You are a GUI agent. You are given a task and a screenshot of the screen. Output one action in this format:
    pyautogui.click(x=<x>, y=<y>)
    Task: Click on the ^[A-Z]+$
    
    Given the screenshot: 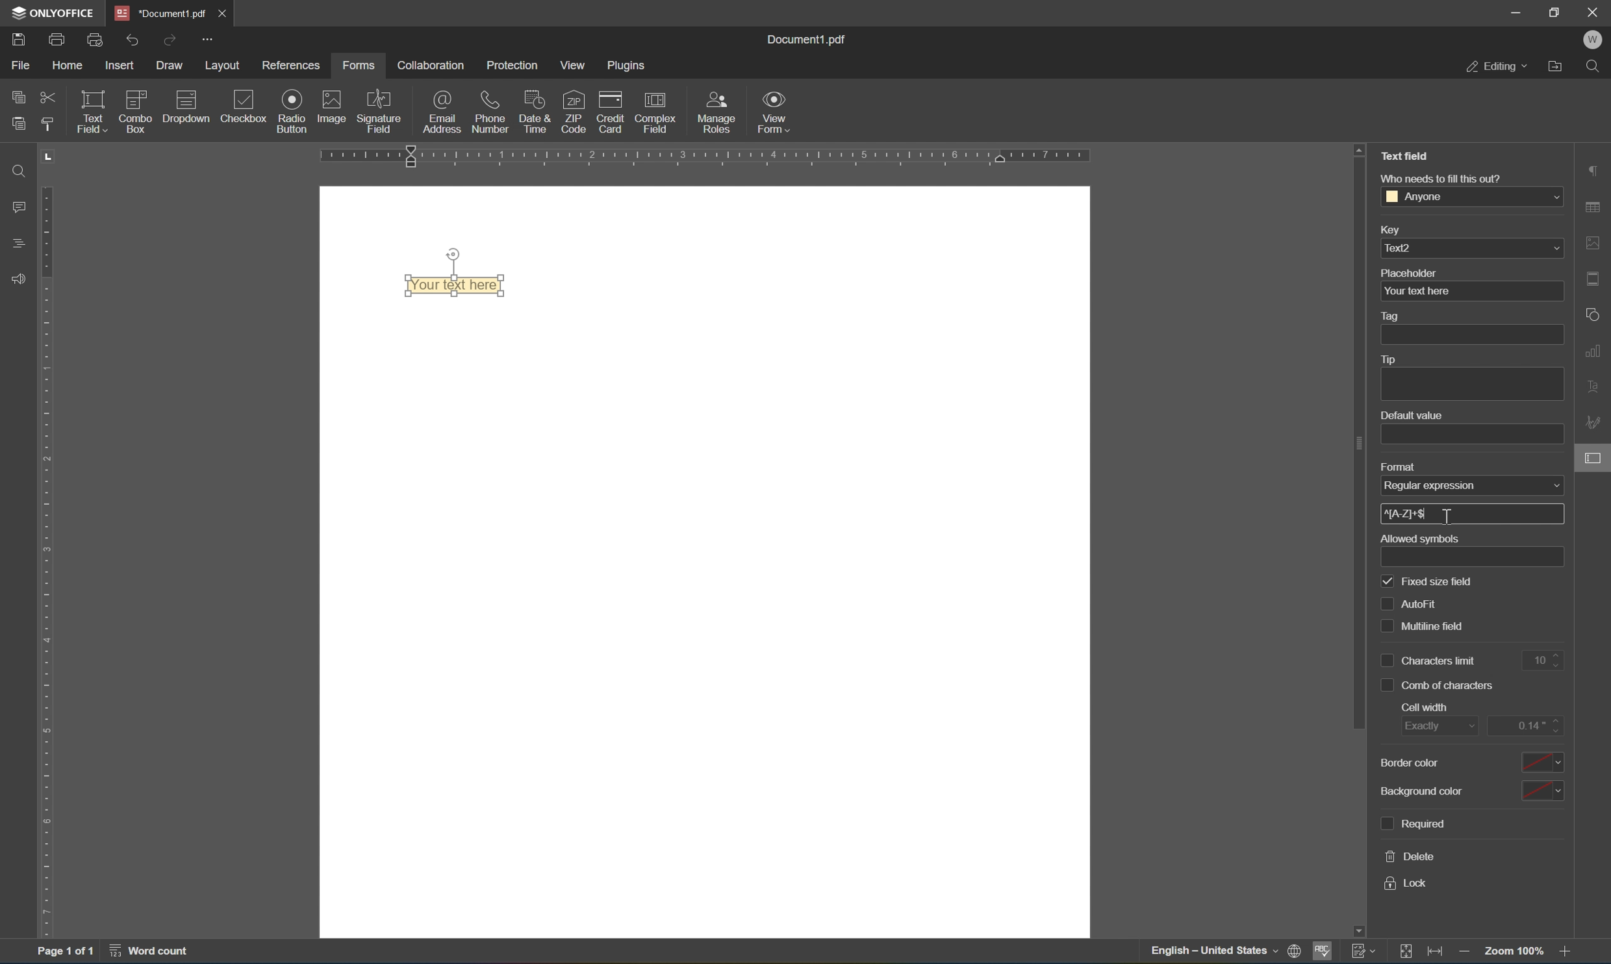 What is the action you would take?
    pyautogui.click(x=1406, y=513)
    